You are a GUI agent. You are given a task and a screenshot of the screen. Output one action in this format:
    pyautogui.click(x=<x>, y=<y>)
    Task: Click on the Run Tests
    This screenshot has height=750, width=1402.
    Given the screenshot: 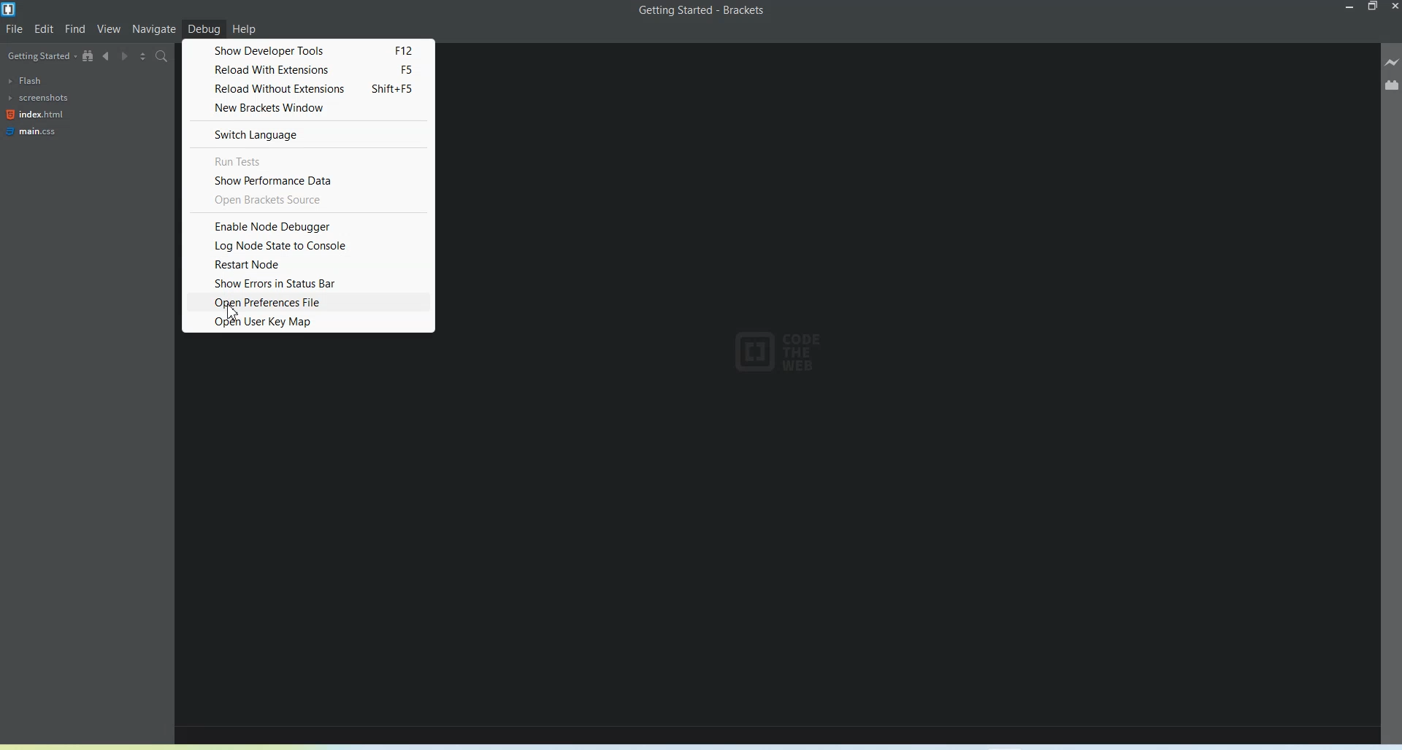 What is the action you would take?
    pyautogui.click(x=307, y=160)
    